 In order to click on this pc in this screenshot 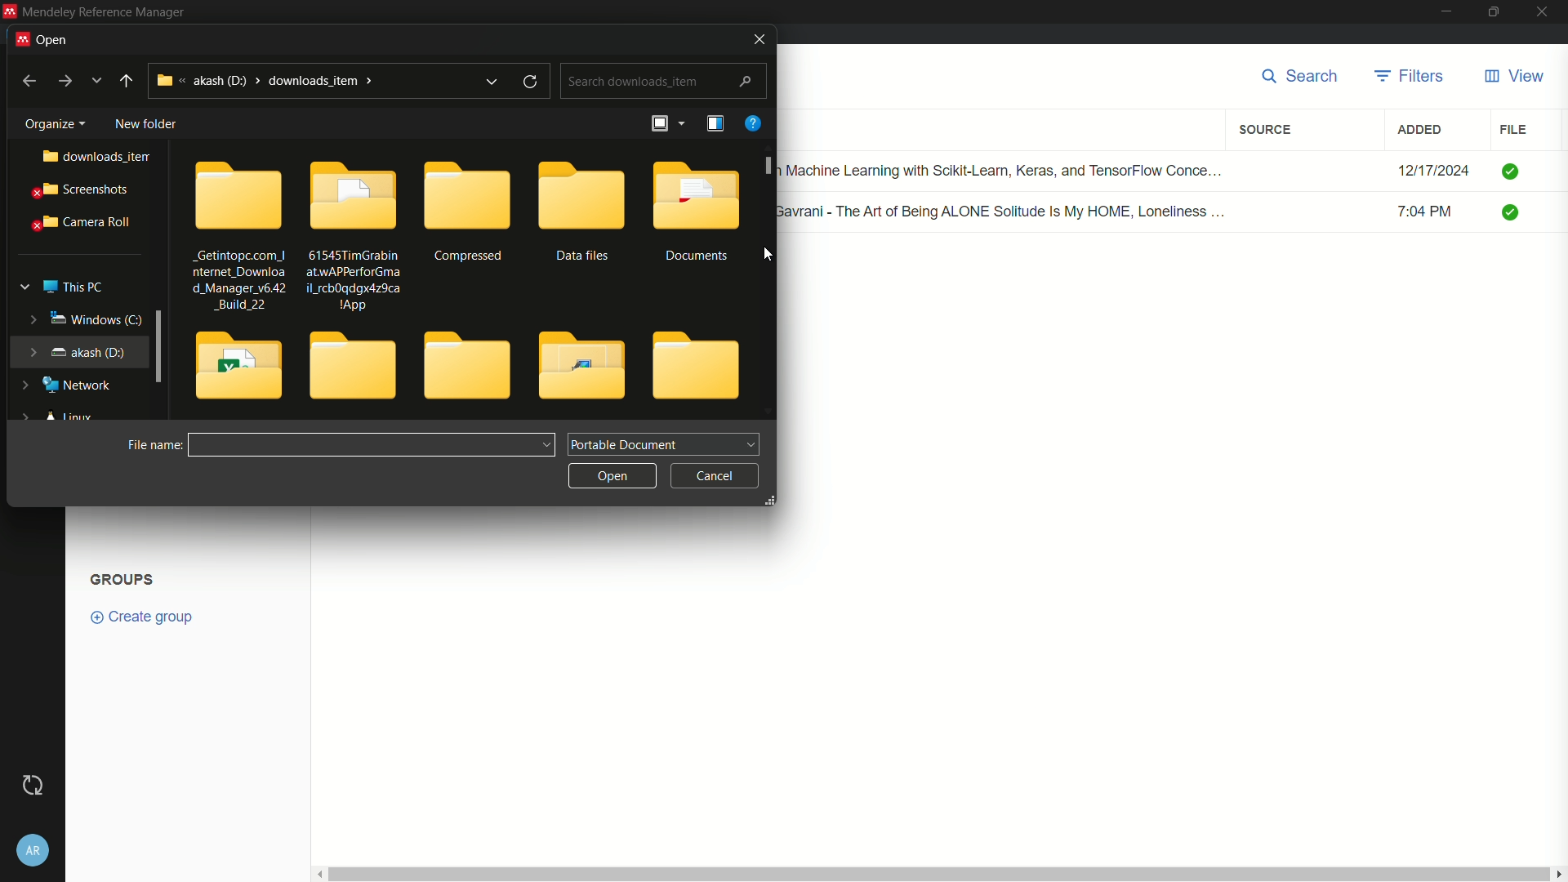, I will do `click(72, 283)`.